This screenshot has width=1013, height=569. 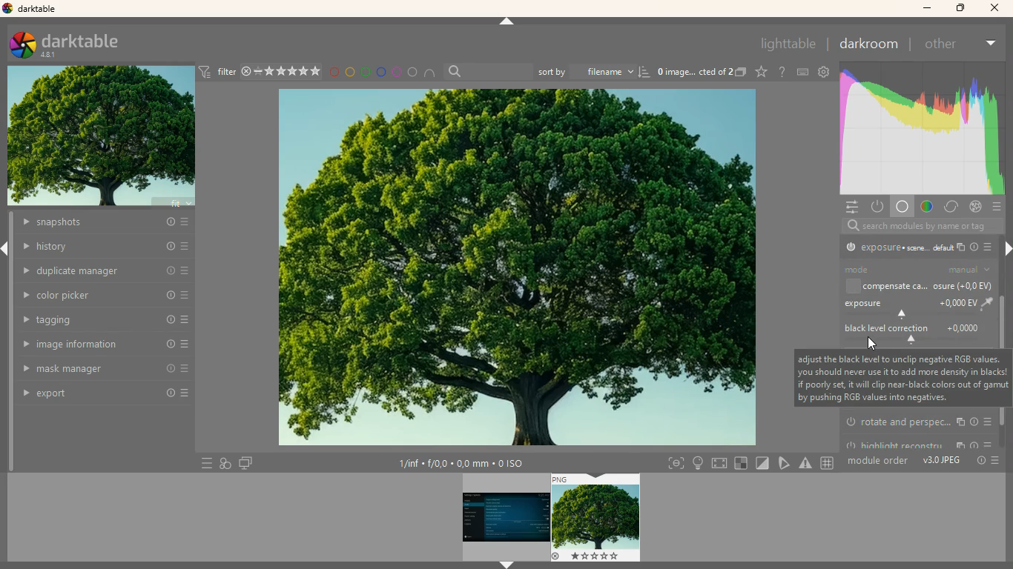 I want to click on images, so click(x=742, y=72).